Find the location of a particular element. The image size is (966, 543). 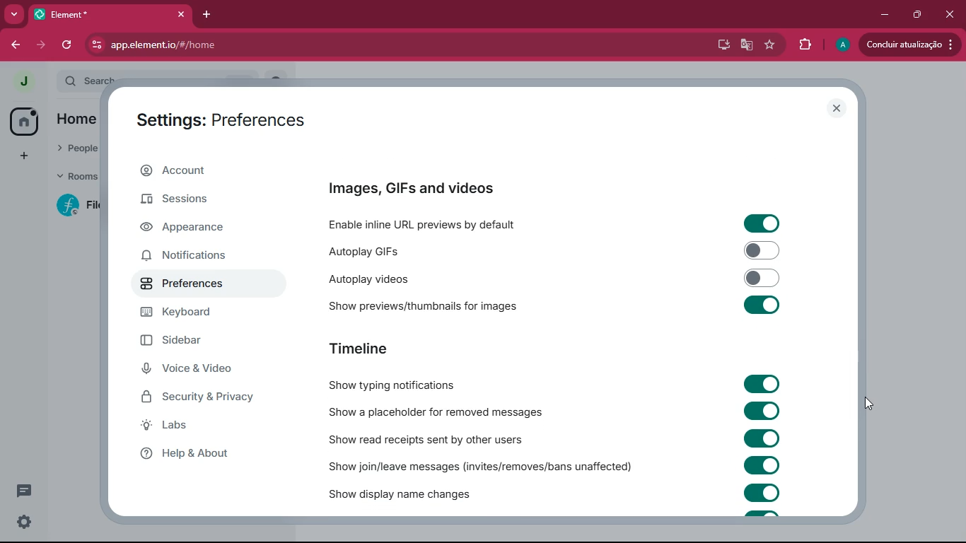

google translate is located at coordinates (747, 45).